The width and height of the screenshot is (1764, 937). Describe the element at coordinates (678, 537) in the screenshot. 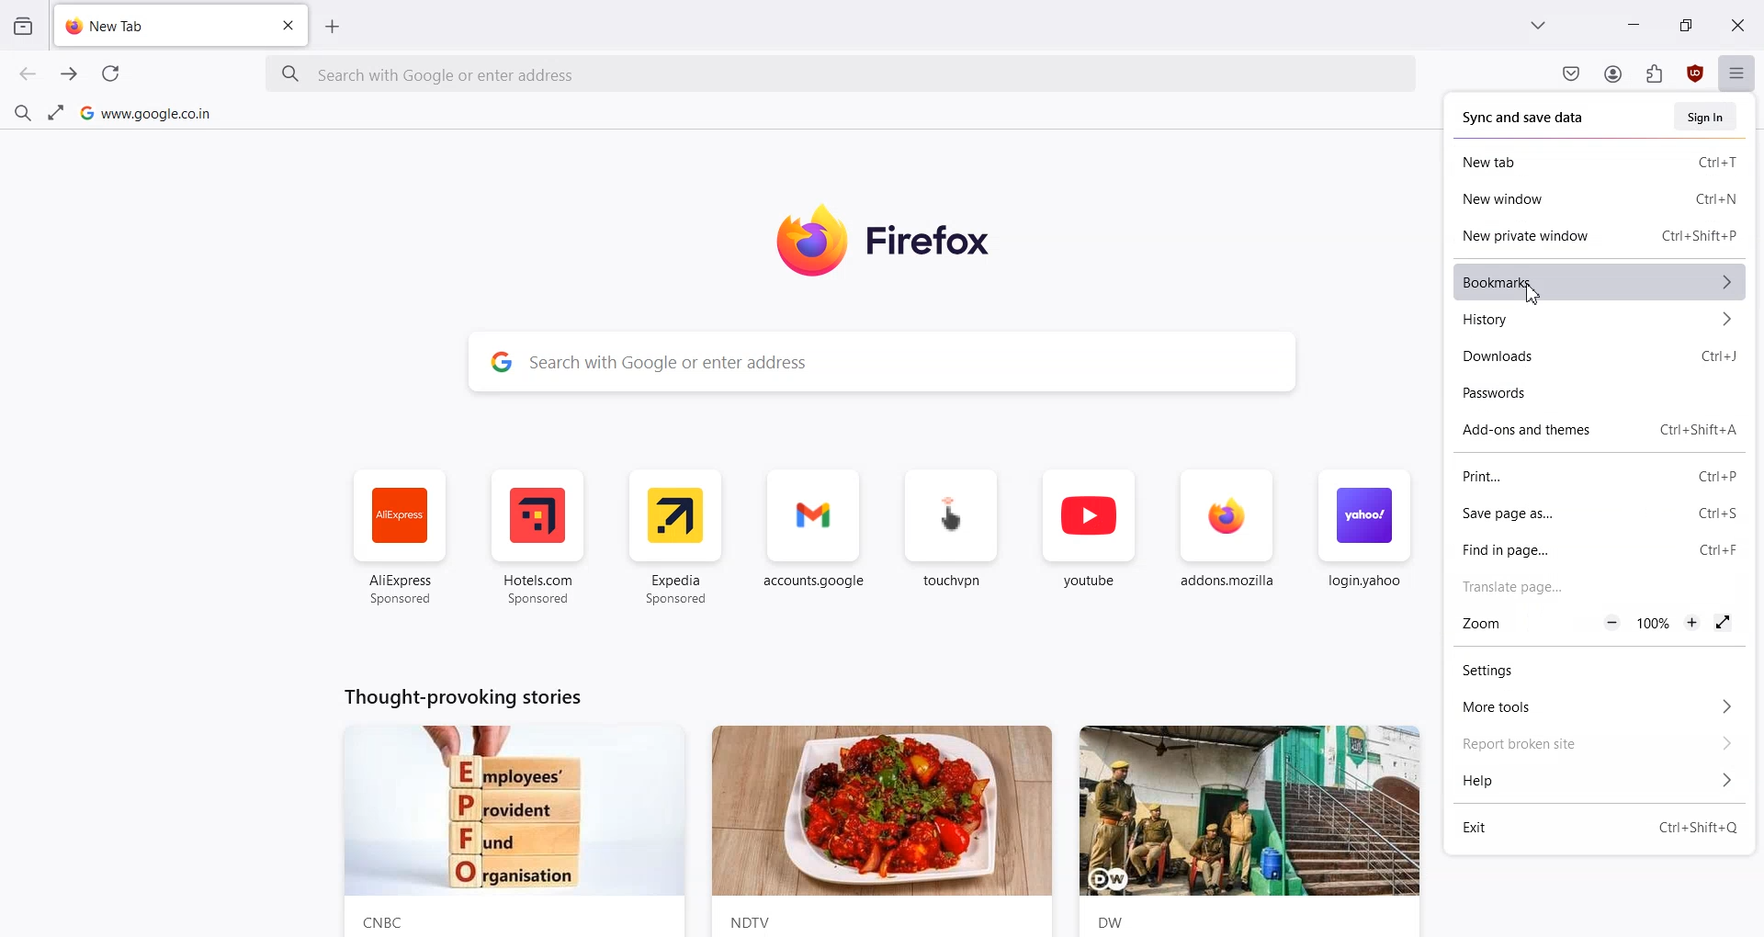

I see `Expedia Sponsored` at that location.